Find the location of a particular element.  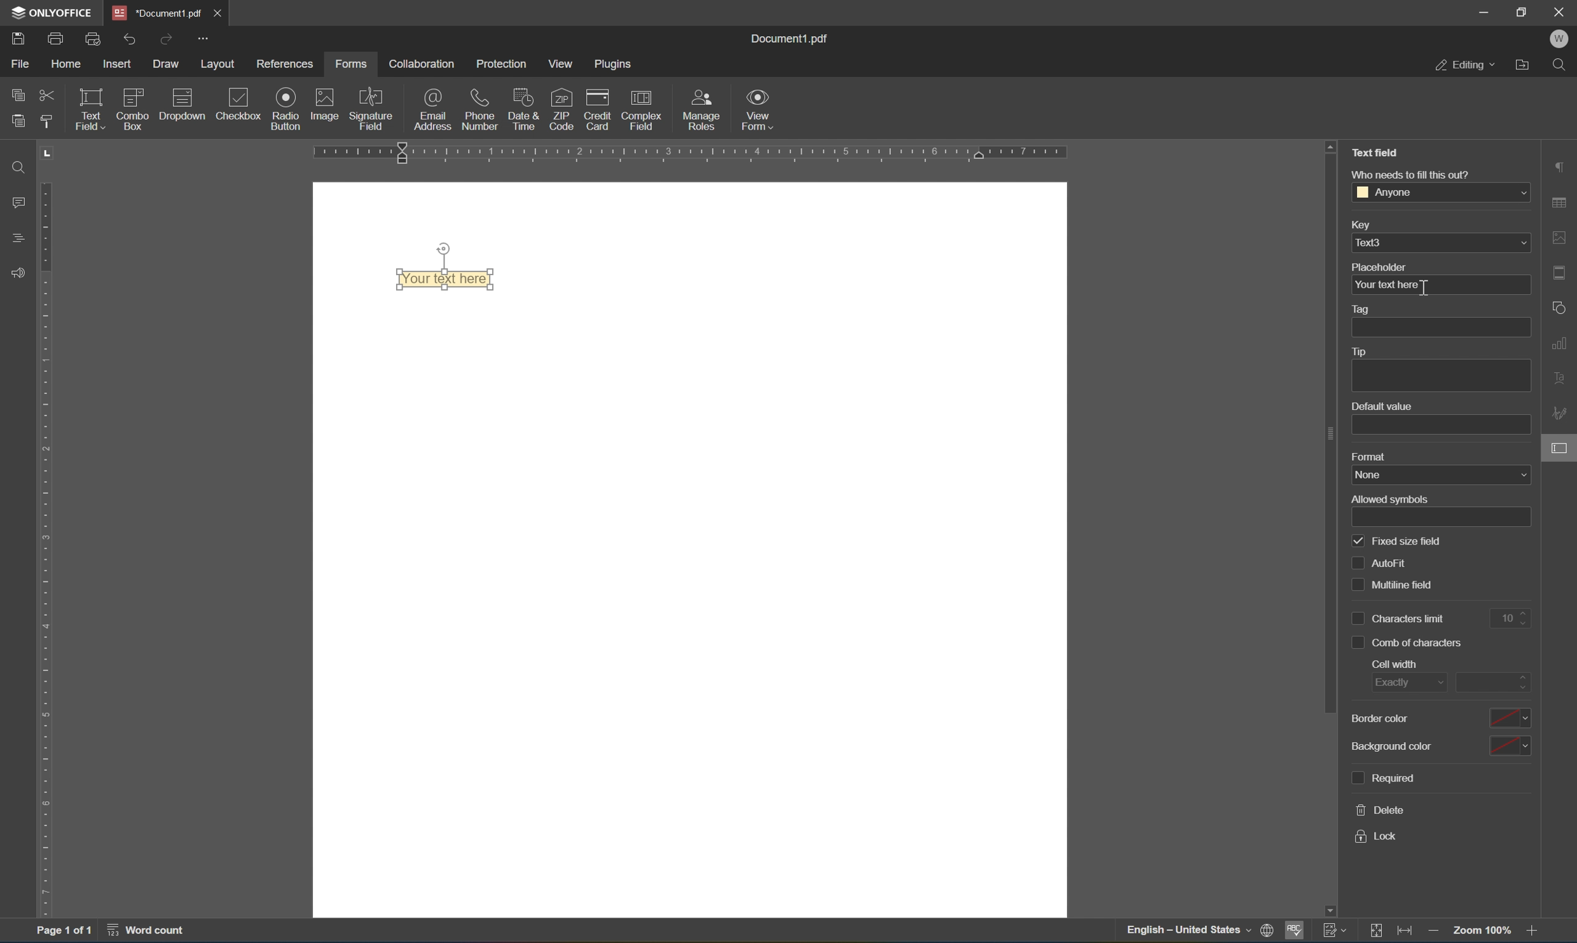

text field is located at coordinates (90, 108).